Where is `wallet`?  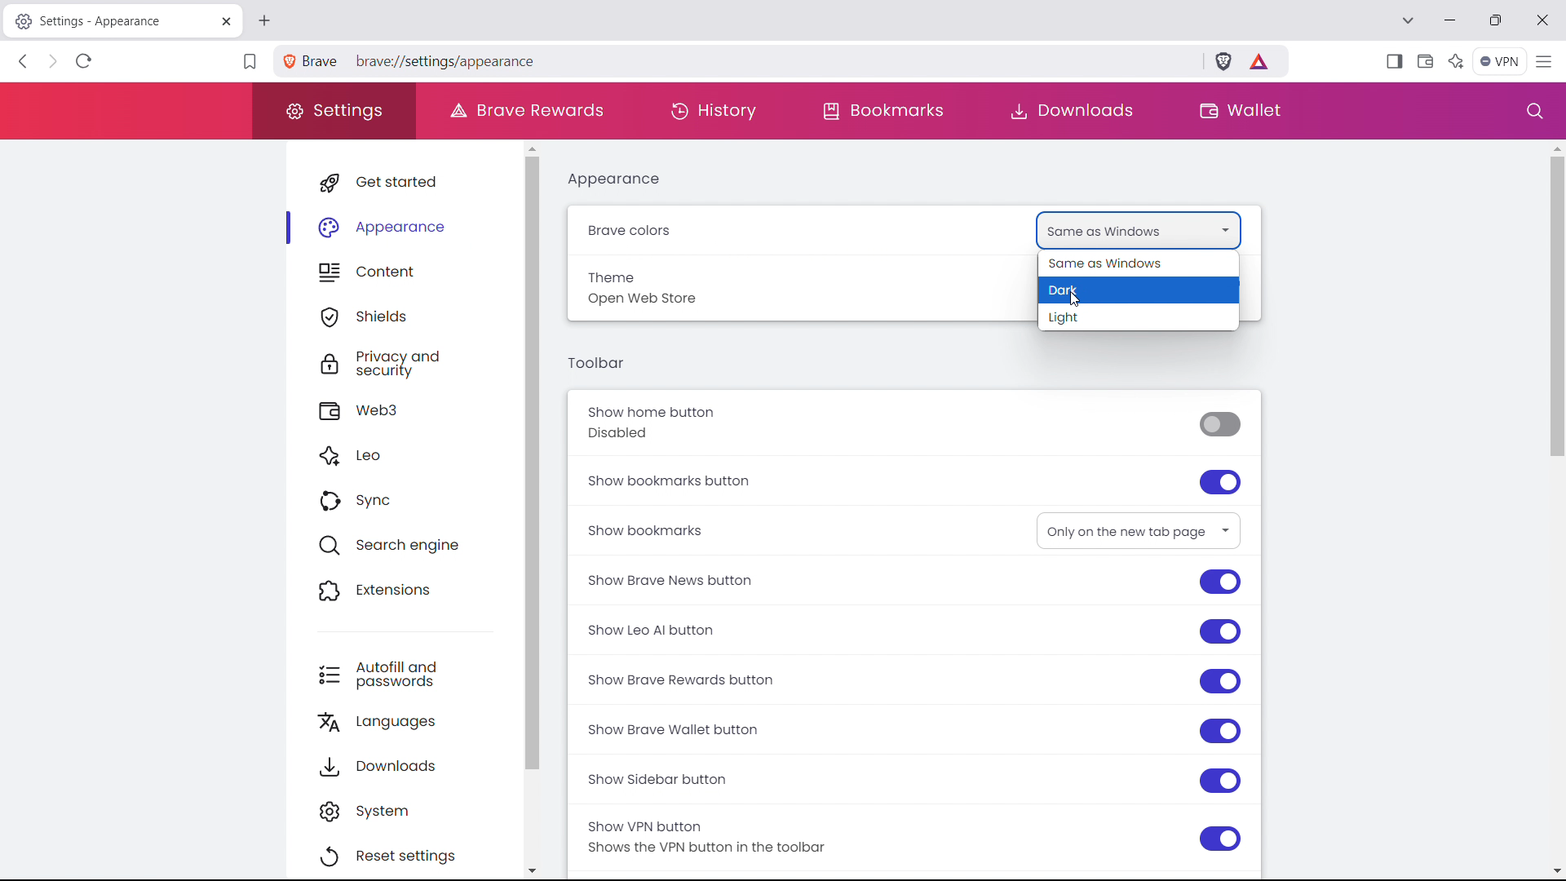
wallet is located at coordinates (1238, 112).